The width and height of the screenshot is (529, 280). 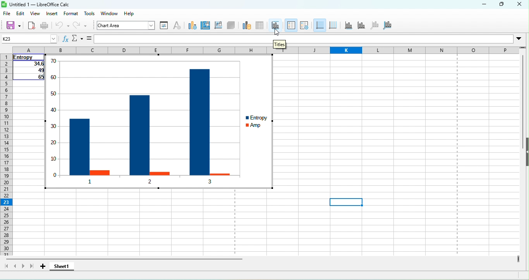 I want to click on select function, so click(x=76, y=39).